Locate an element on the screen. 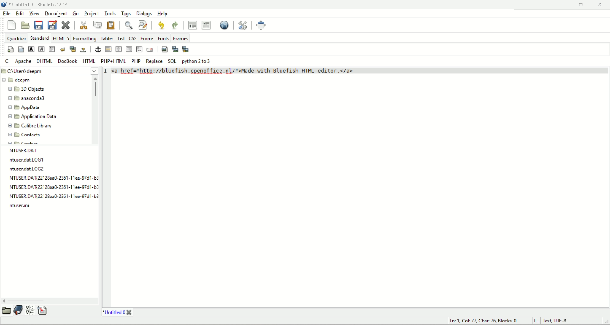 This screenshot has height=325, width=610. logo is located at coordinates (4, 5).